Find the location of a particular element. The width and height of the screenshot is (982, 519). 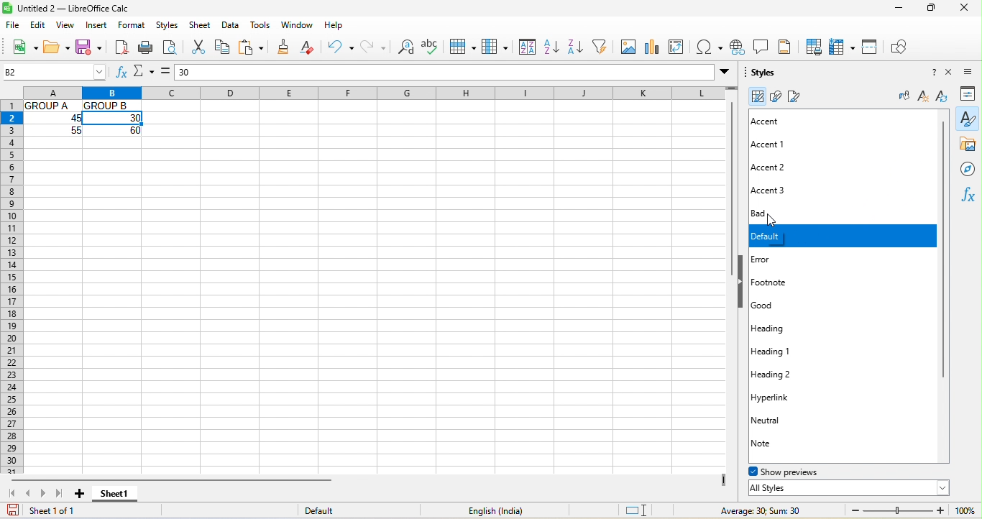

Group B is located at coordinates (111, 104).